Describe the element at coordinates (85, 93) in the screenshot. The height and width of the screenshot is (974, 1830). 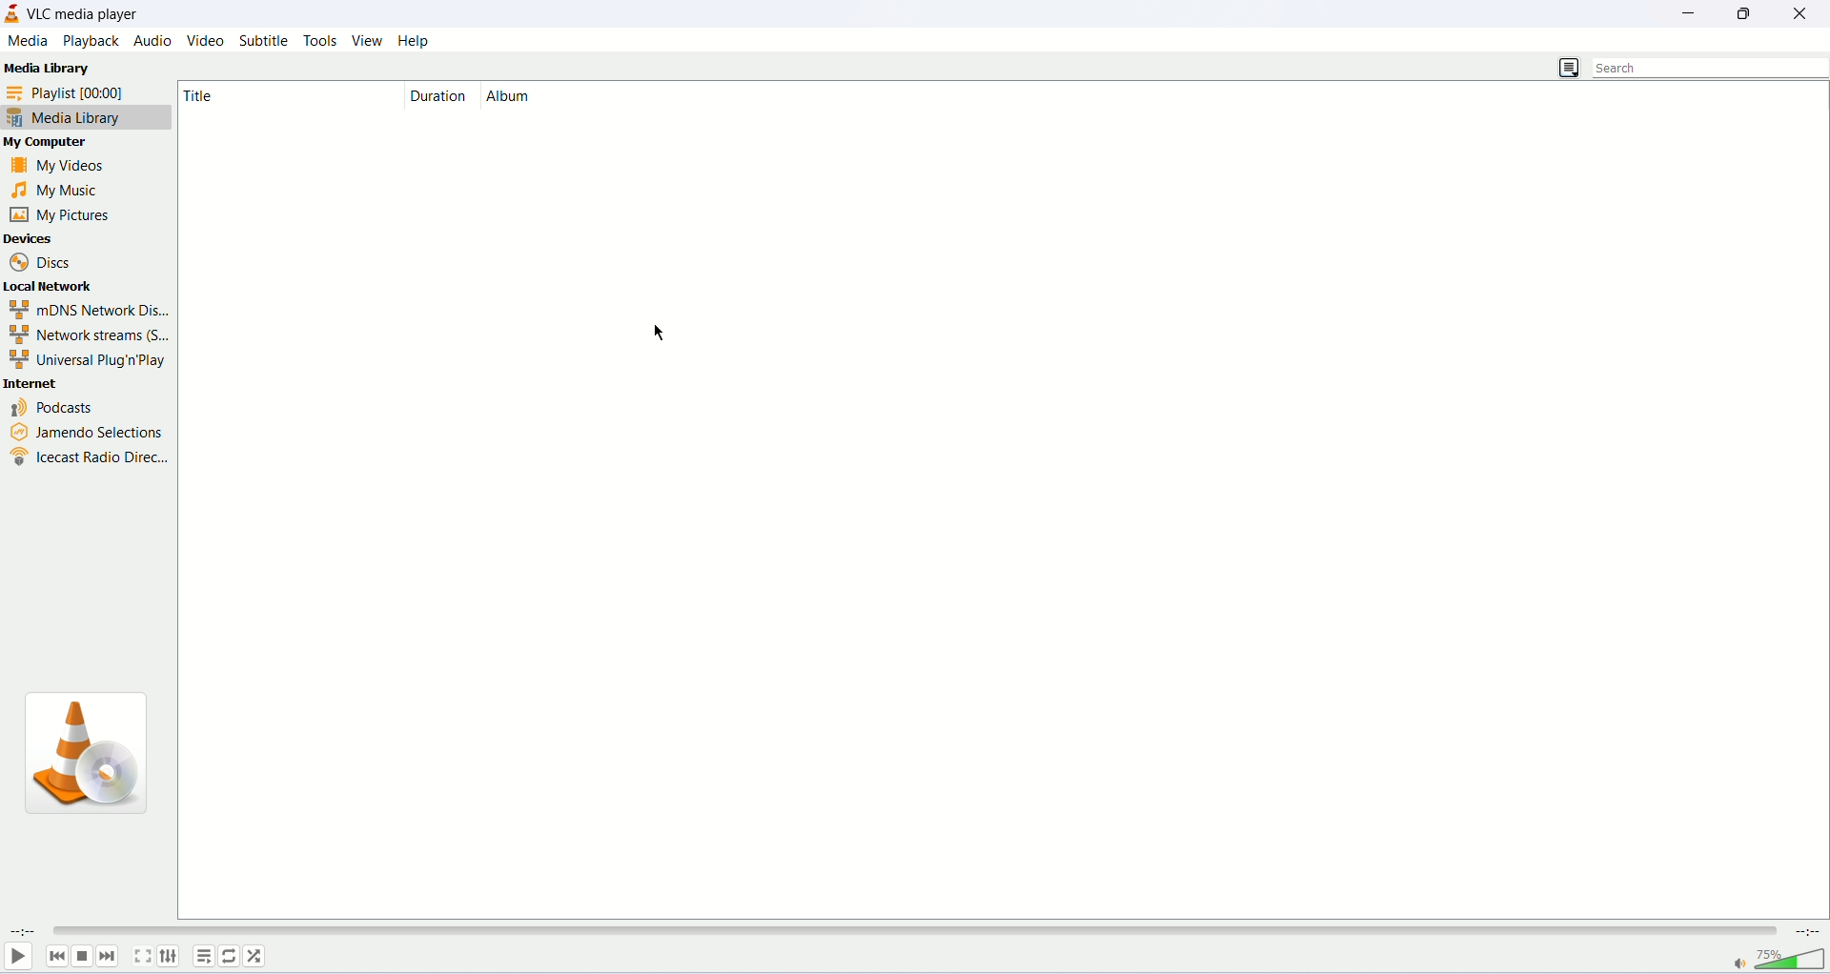
I see `playlist` at that location.